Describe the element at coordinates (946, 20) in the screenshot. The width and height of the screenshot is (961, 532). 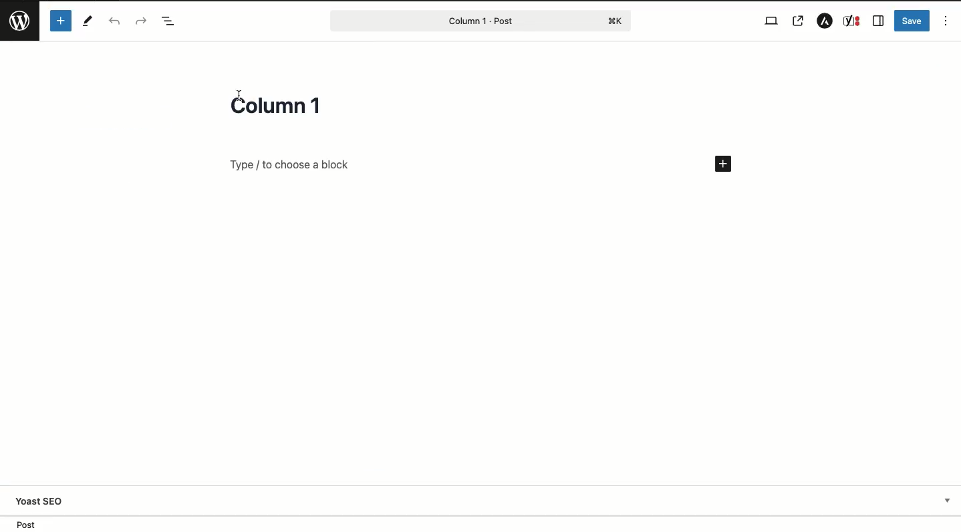
I see `Options` at that location.